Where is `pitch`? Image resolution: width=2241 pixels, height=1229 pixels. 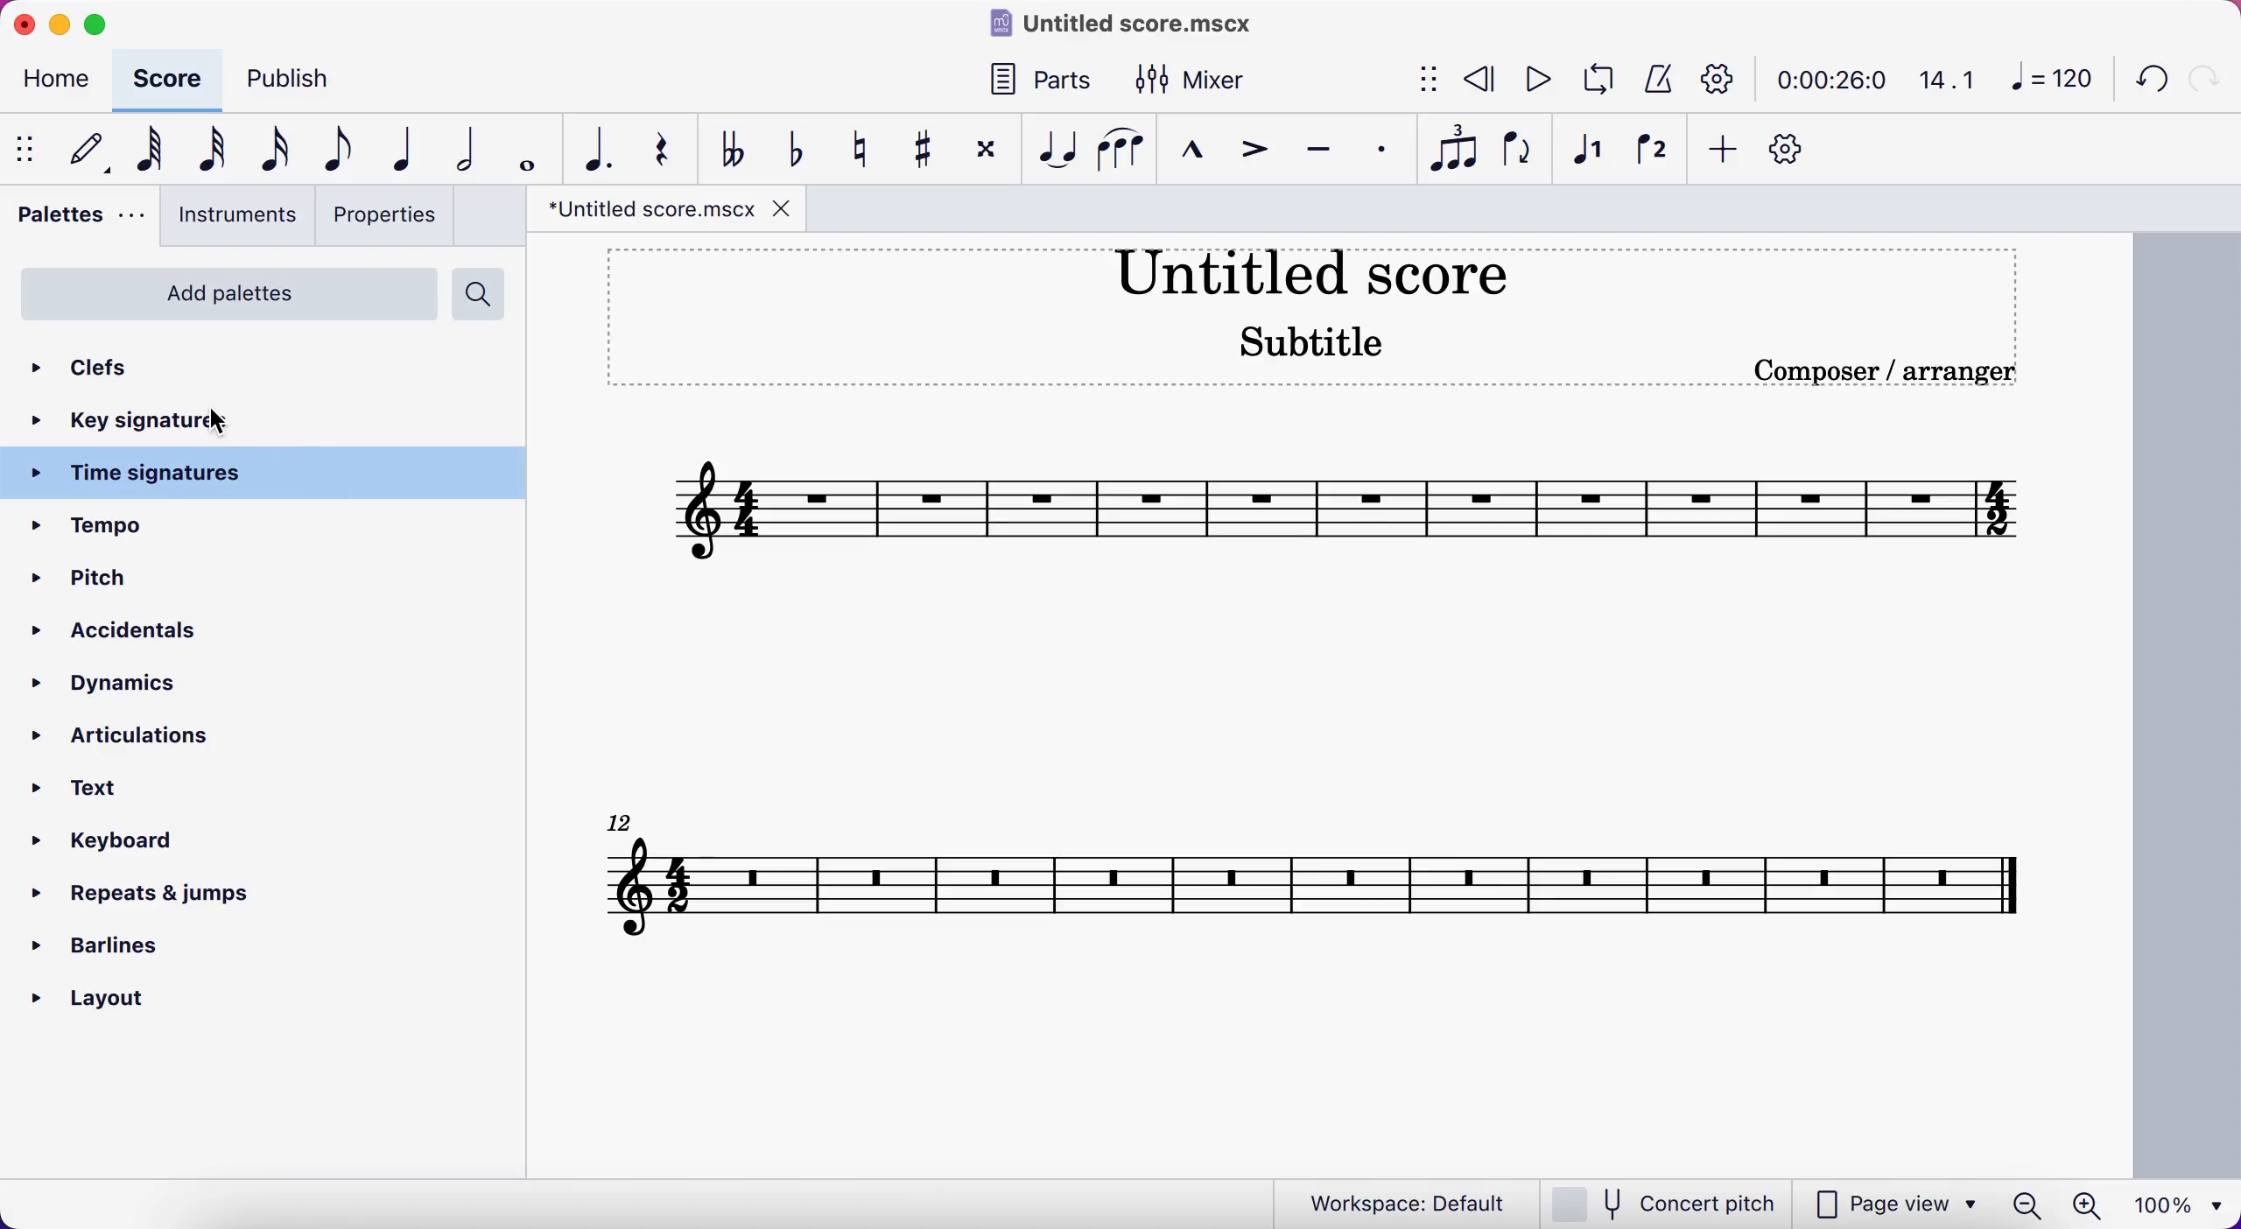 pitch is located at coordinates (164, 580).